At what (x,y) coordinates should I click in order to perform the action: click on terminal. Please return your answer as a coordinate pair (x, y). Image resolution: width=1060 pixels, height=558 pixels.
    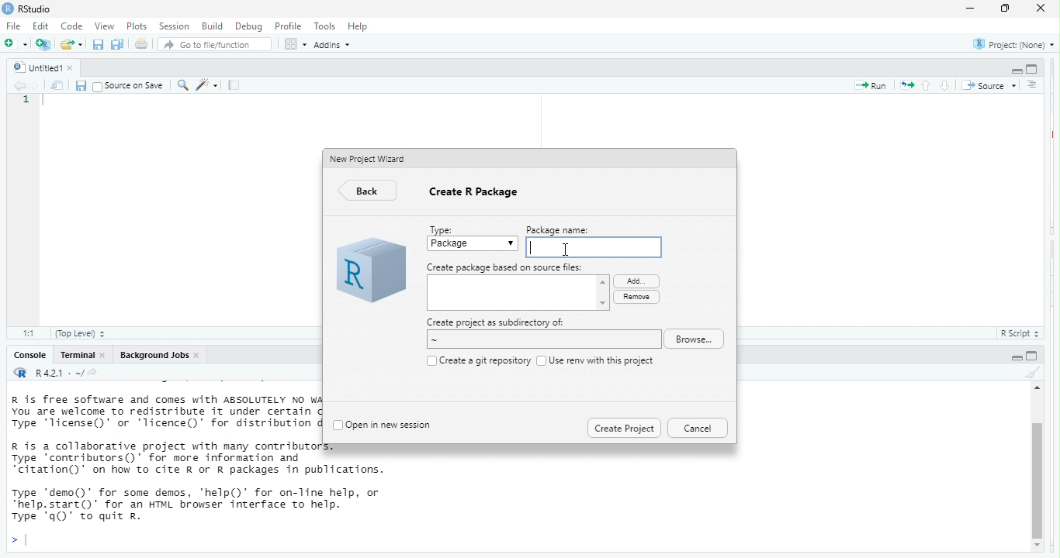
    Looking at the image, I should click on (78, 356).